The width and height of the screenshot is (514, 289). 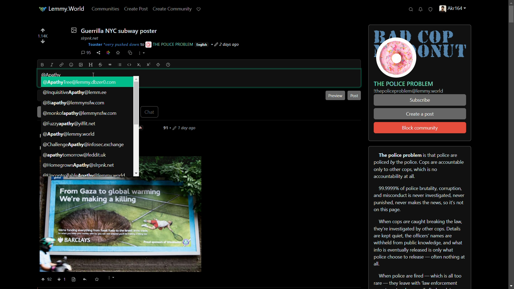 I want to click on server name, so click(x=404, y=83).